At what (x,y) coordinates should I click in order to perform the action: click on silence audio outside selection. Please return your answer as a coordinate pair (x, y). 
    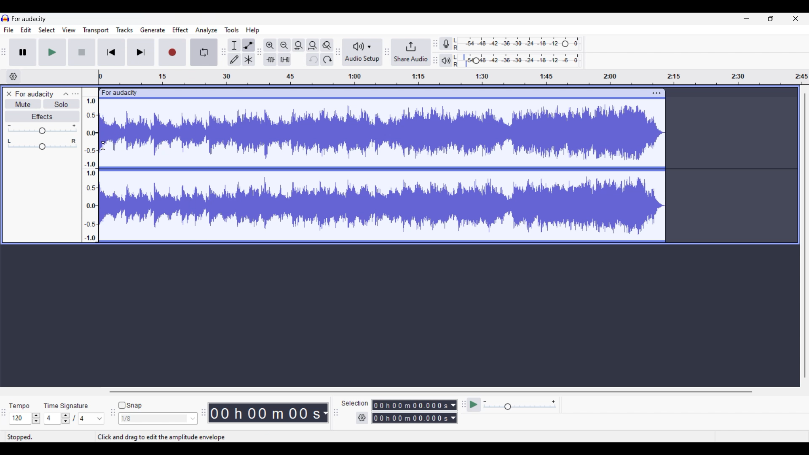
    Looking at the image, I should click on (286, 59).